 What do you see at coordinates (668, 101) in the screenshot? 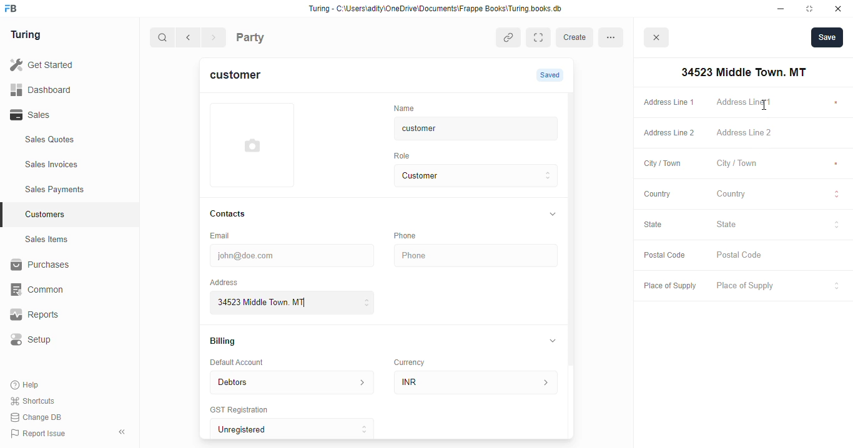
I see `Address Line 1` at bounding box center [668, 101].